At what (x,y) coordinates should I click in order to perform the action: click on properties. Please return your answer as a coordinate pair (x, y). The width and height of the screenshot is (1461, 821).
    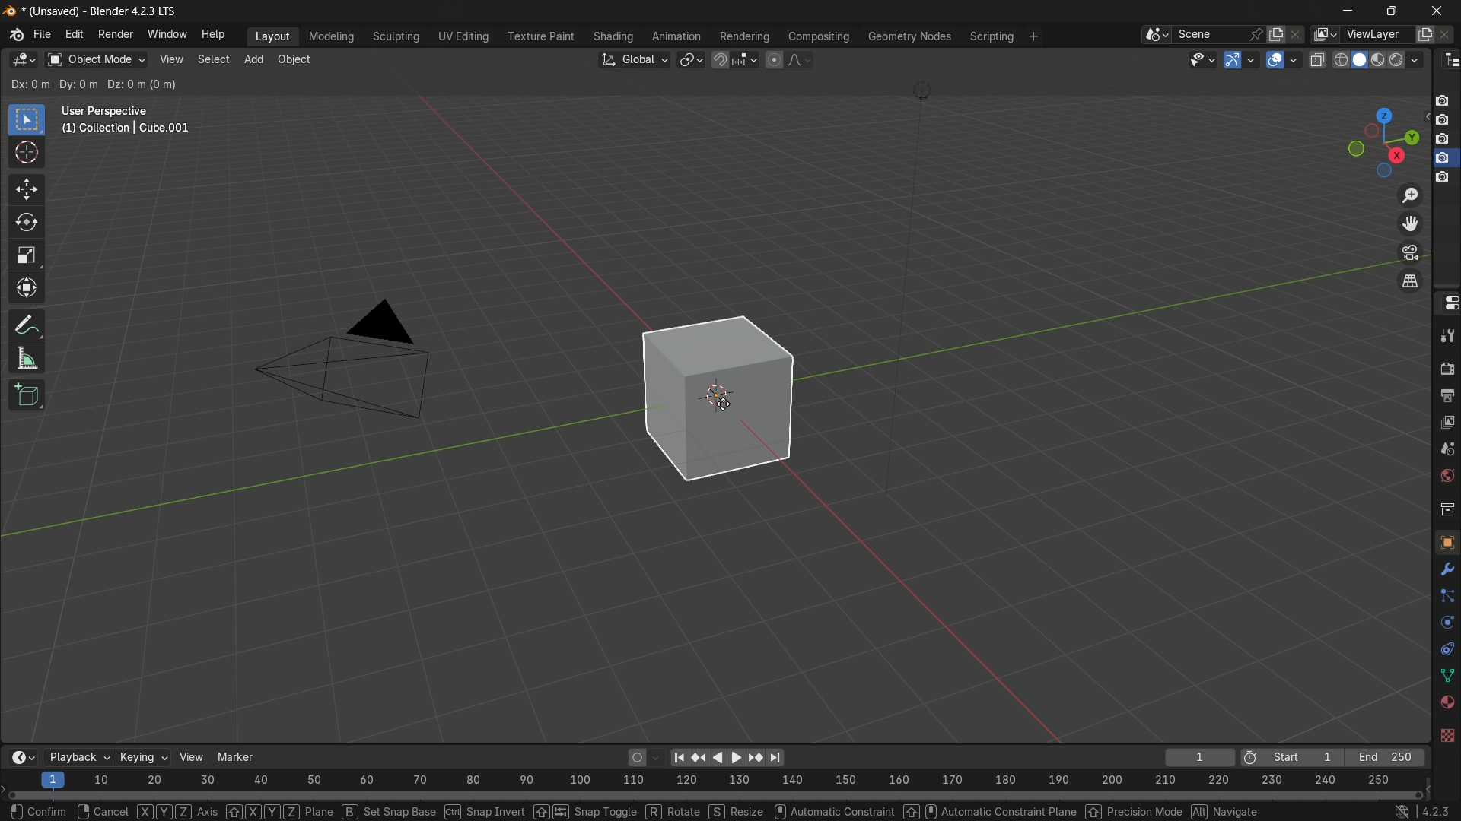
    Looking at the image, I should click on (1448, 303).